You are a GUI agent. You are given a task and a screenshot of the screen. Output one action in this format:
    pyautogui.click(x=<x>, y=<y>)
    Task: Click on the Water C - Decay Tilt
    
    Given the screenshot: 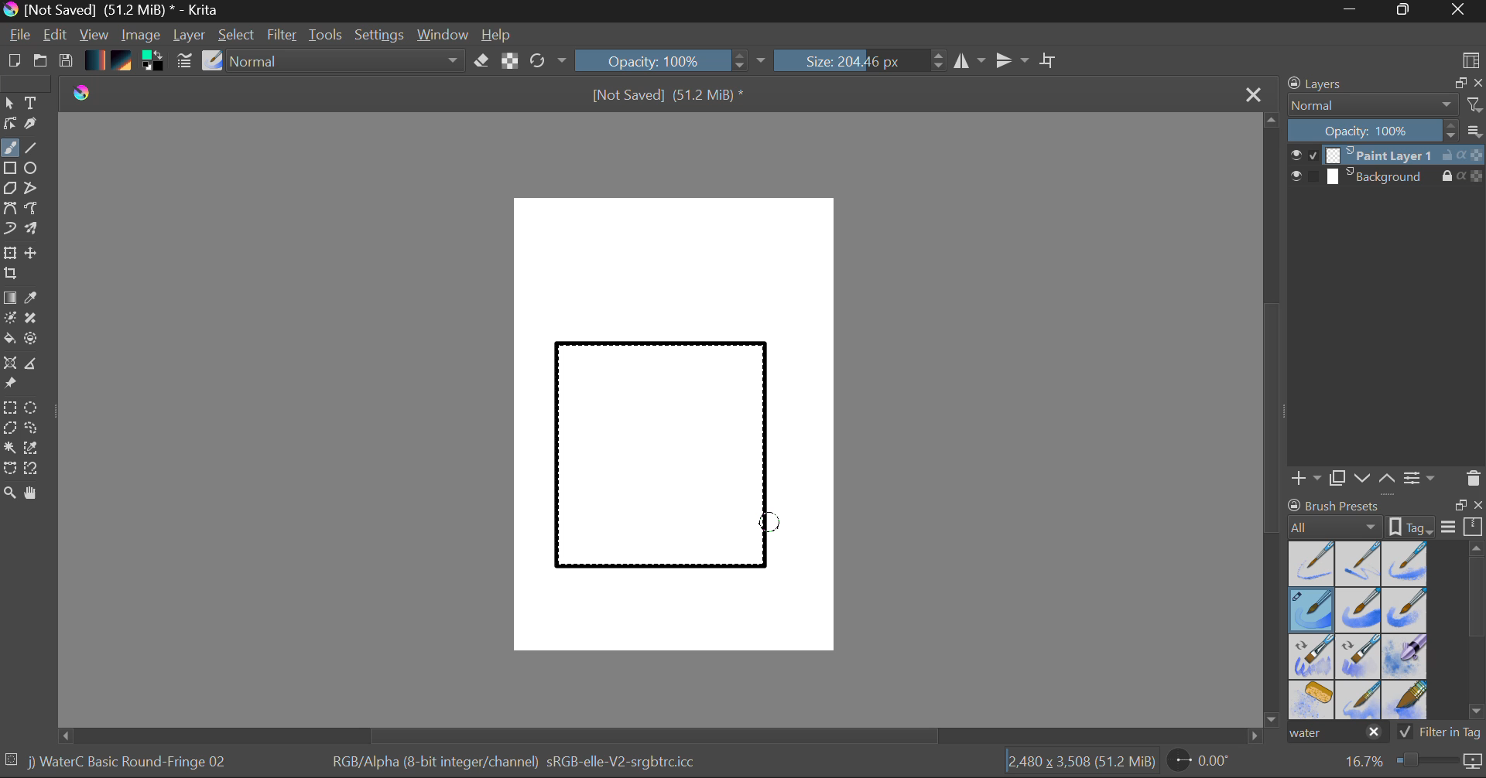 What is the action you would take?
    pyautogui.click(x=1358, y=655)
    